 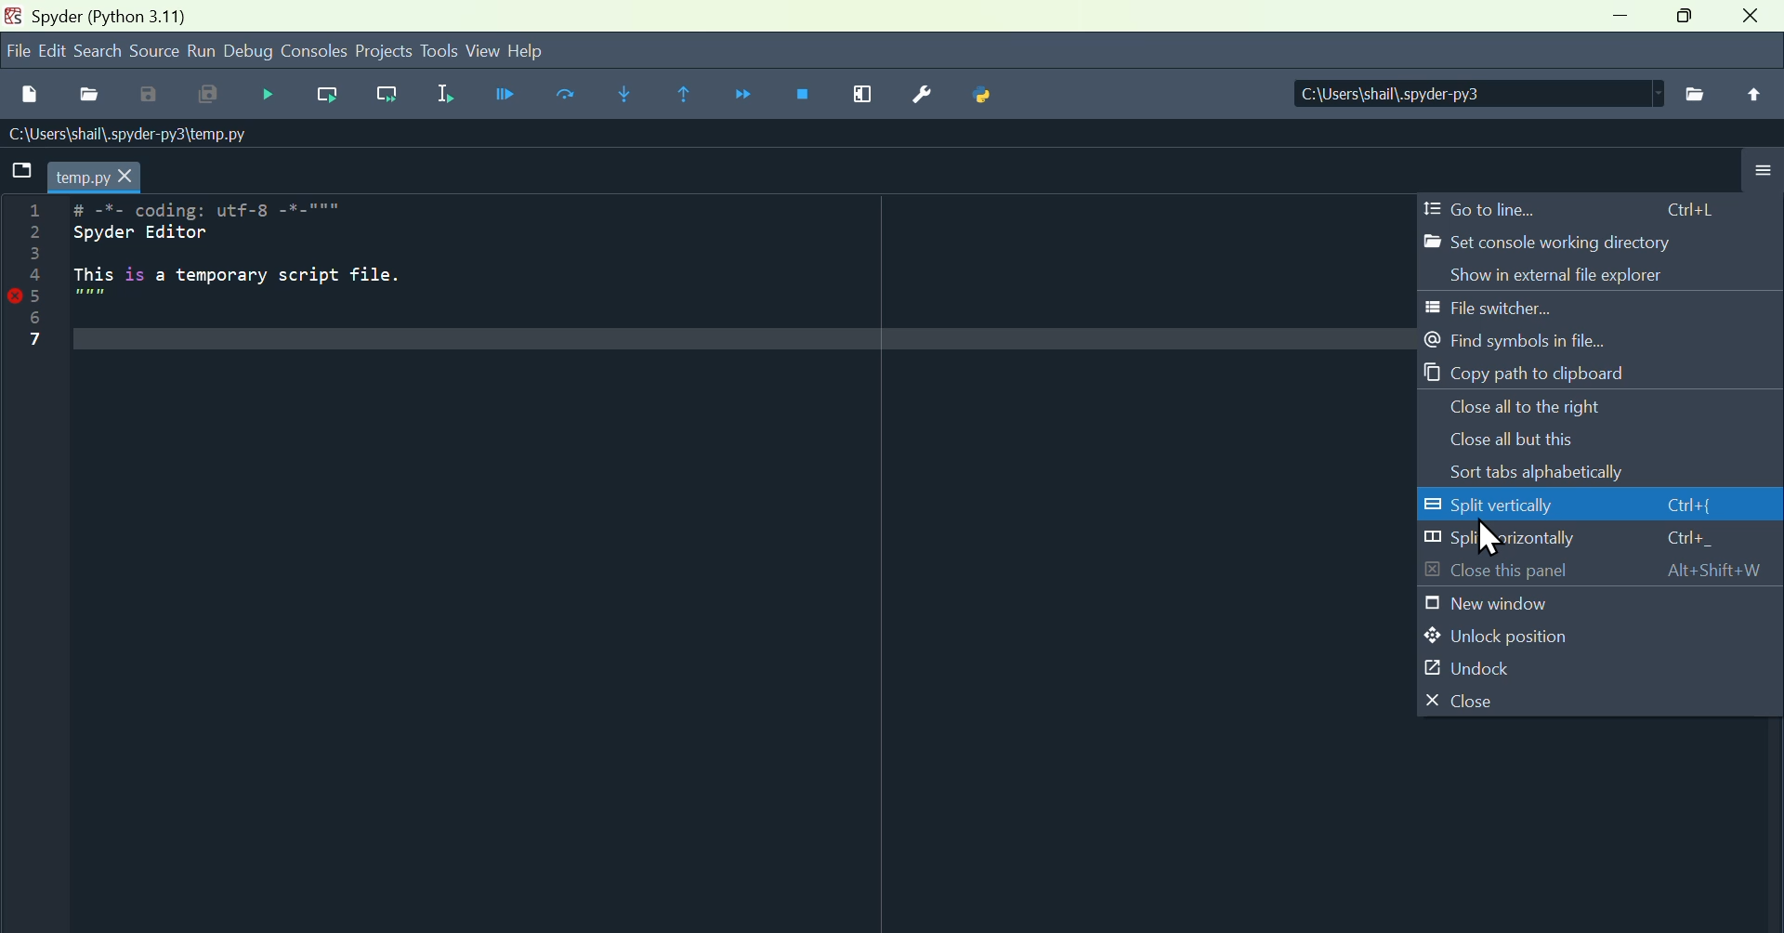 What do you see at coordinates (13, 17) in the screenshot?
I see `Spyder logo` at bounding box center [13, 17].